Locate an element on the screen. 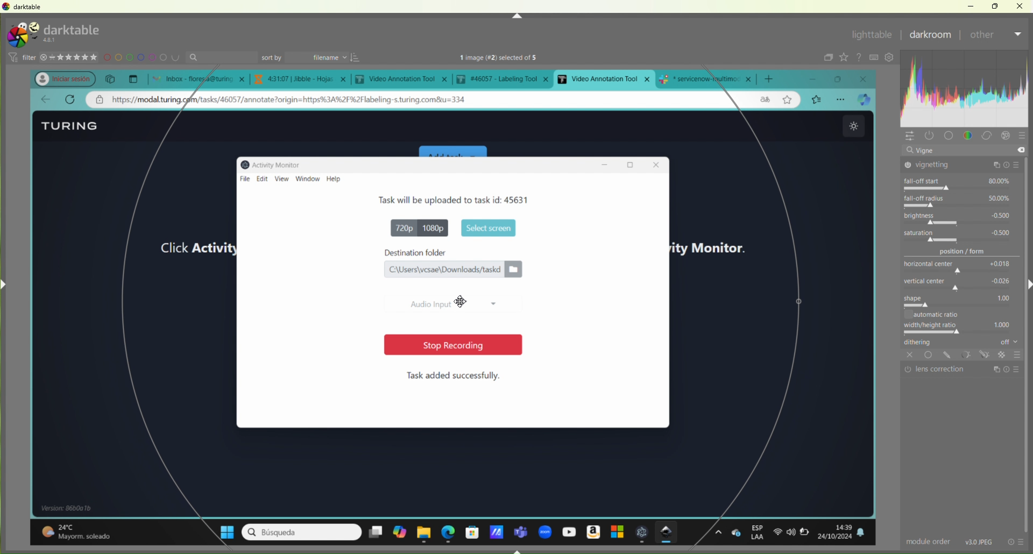 The image size is (1033, 554). activity monitor is located at coordinates (714, 245).